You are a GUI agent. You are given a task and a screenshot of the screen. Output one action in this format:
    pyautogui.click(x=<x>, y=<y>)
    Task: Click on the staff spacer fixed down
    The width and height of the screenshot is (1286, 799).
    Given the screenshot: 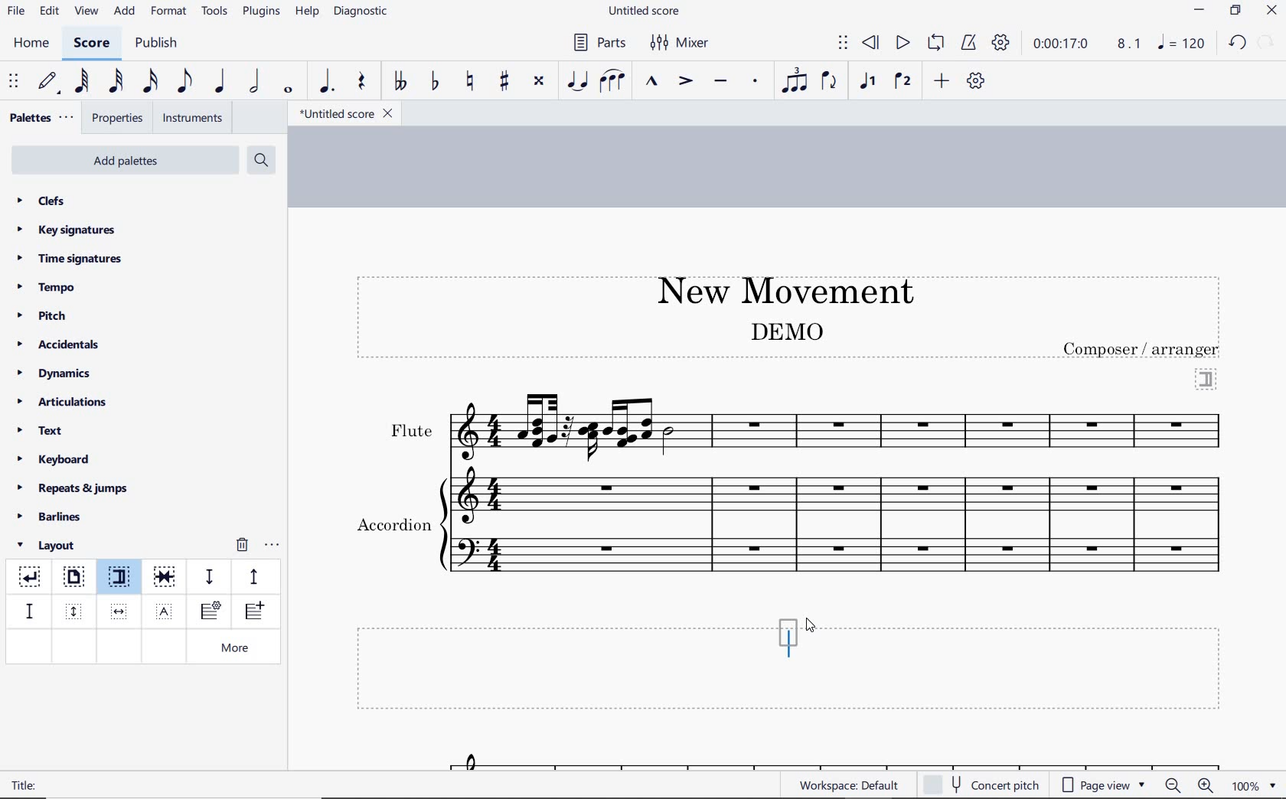 What is the action you would take?
    pyautogui.click(x=28, y=611)
    